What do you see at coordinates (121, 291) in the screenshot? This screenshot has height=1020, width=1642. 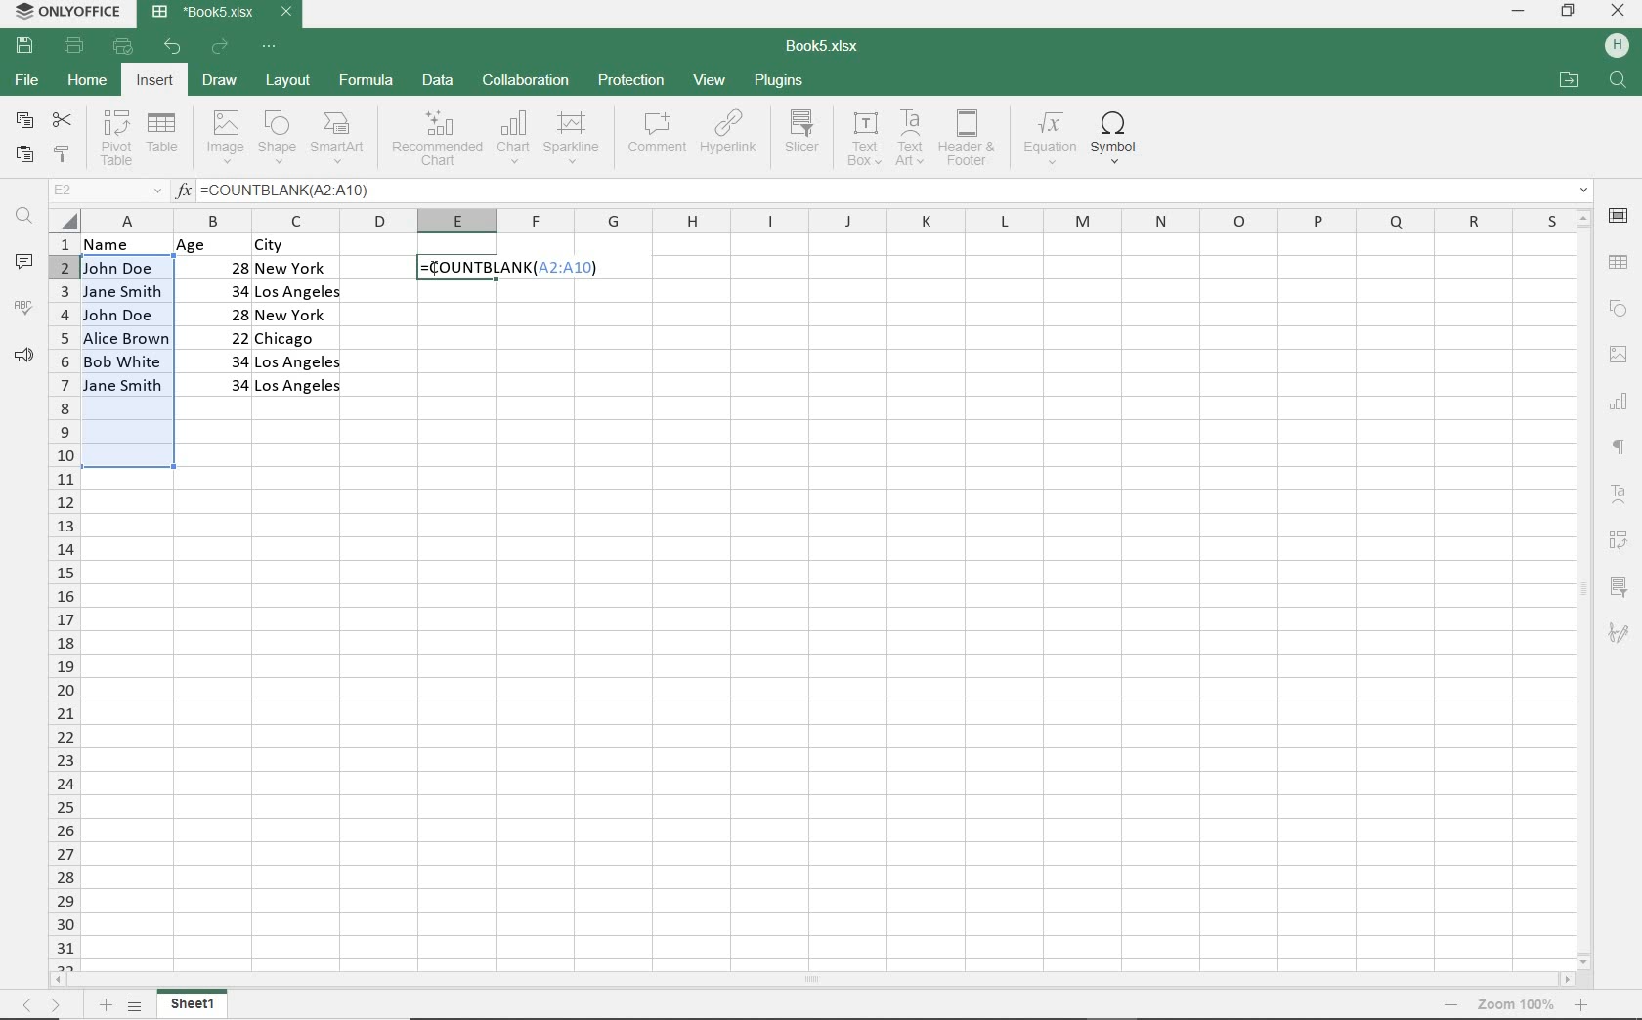 I see `Jane Smith` at bounding box center [121, 291].